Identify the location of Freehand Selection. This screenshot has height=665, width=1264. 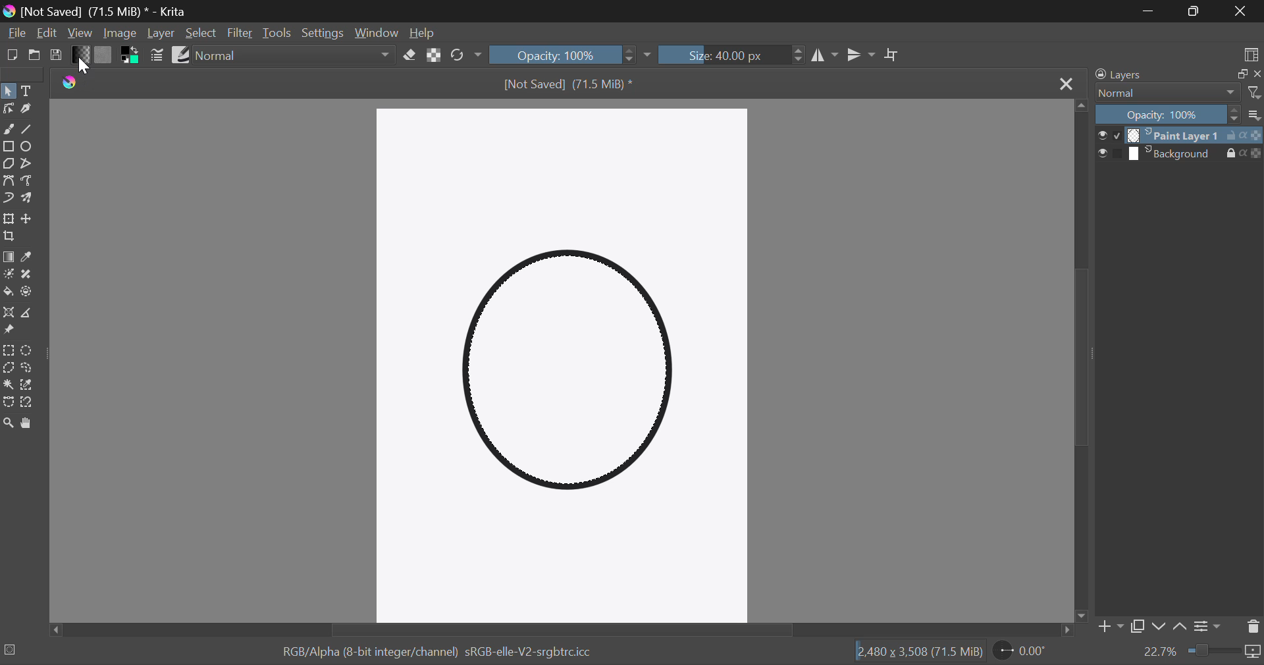
(30, 367).